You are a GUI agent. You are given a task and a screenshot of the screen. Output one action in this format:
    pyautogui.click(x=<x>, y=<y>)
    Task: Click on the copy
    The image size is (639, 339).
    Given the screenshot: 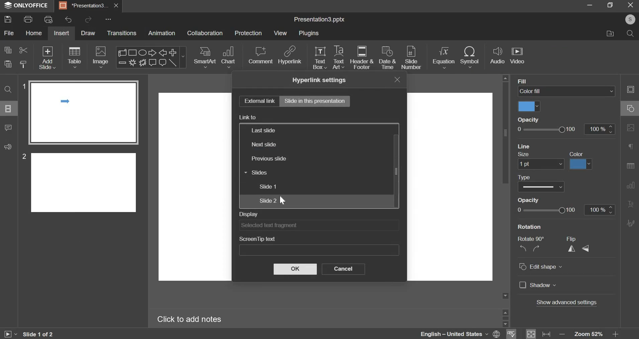 What is the action you would take?
    pyautogui.click(x=8, y=50)
    